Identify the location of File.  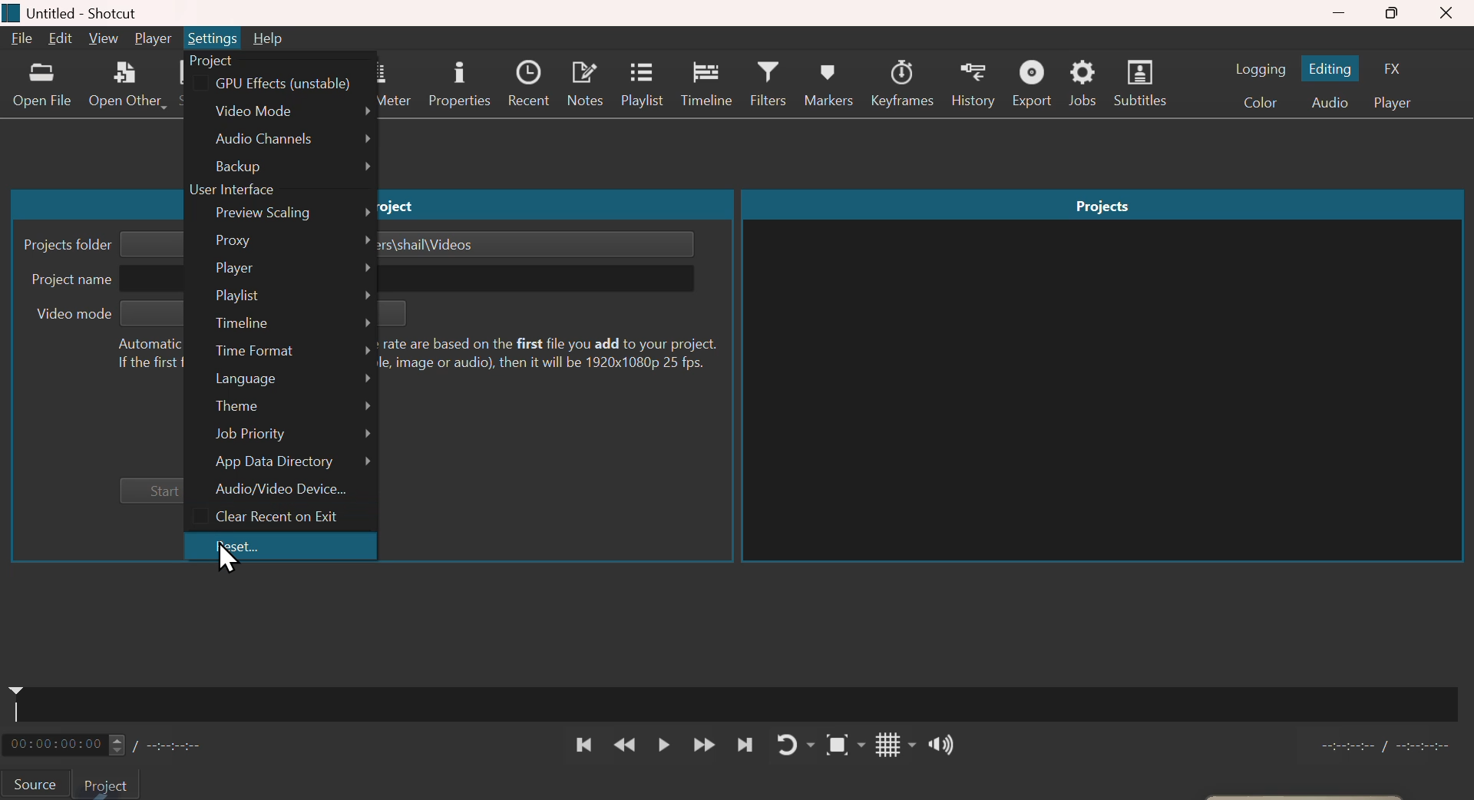
(20, 40).